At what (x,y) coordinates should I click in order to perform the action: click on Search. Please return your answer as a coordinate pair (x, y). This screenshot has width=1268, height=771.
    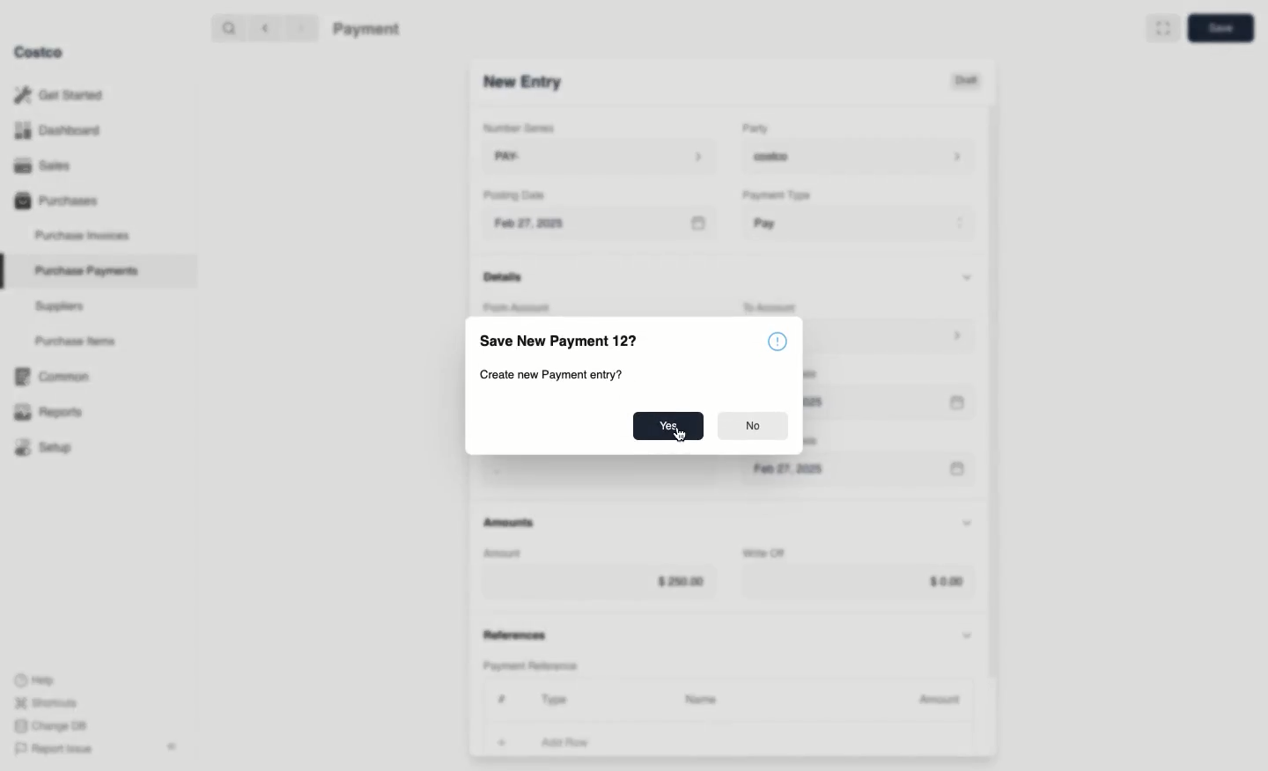
    Looking at the image, I should click on (228, 26).